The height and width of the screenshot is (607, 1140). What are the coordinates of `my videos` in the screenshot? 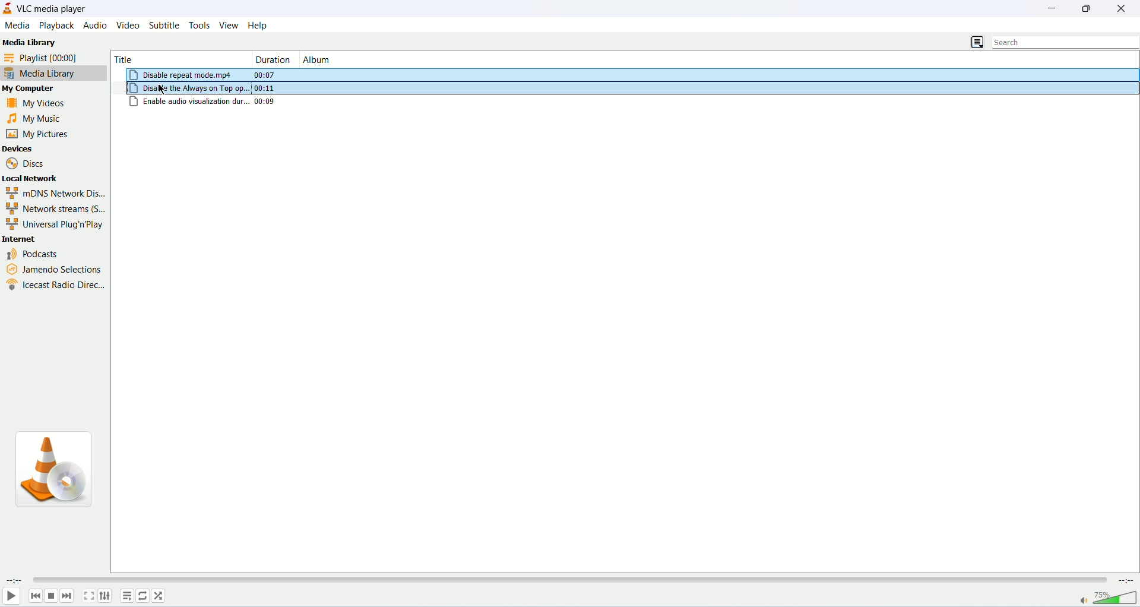 It's located at (46, 102).